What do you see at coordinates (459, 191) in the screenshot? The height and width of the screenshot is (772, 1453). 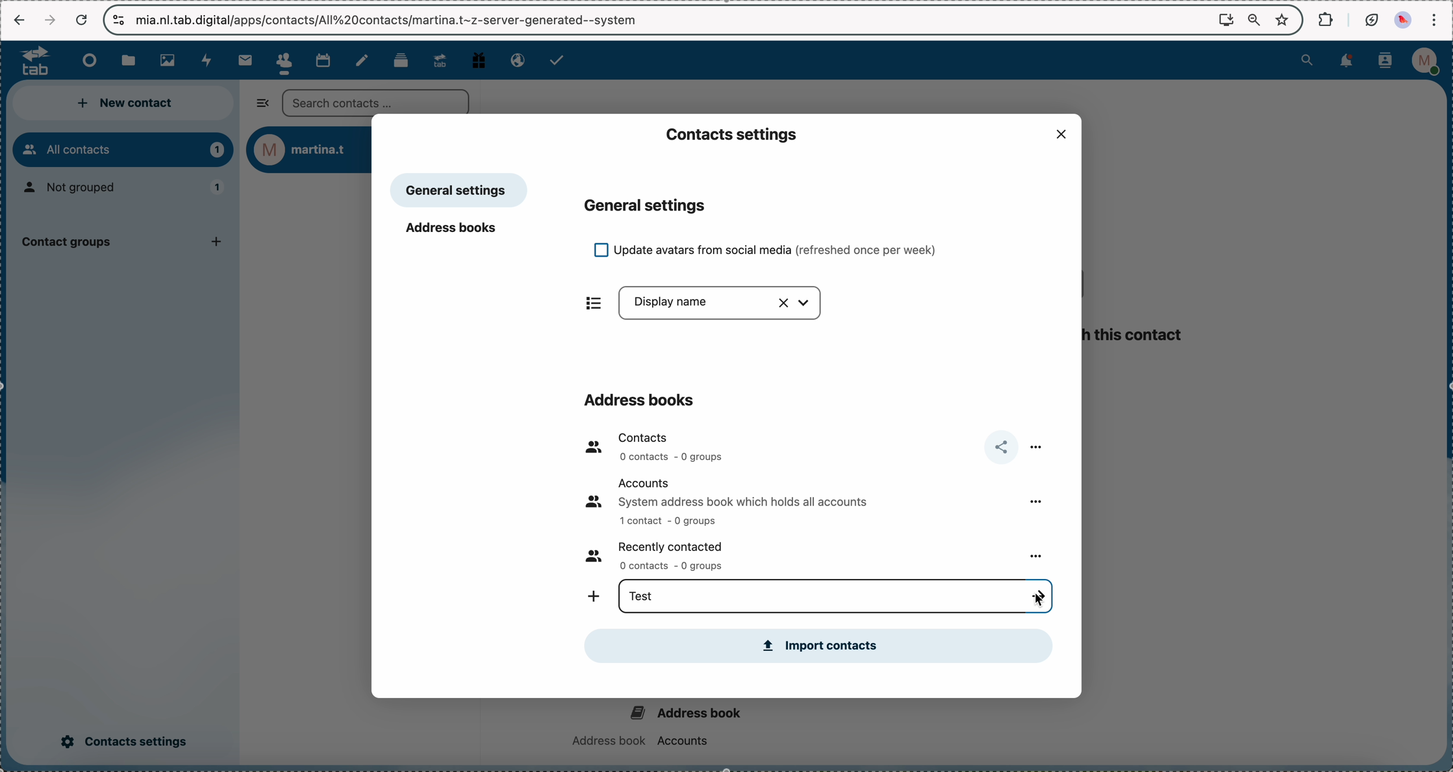 I see `general settings` at bounding box center [459, 191].